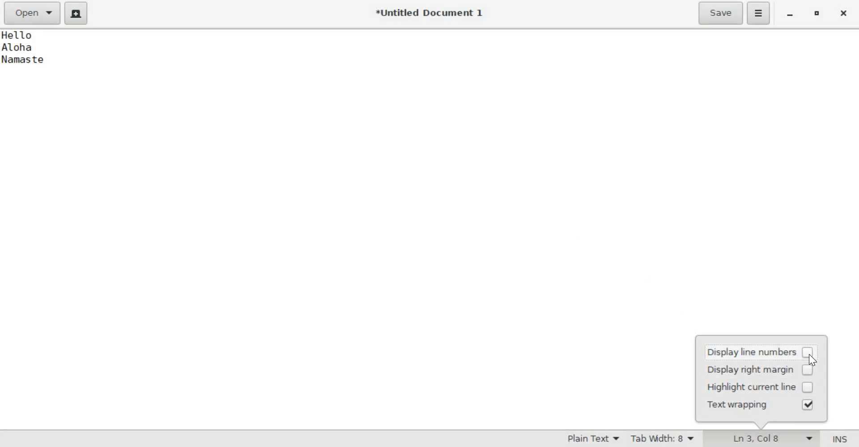 The width and height of the screenshot is (859, 447). What do you see at coordinates (772, 439) in the screenshot?
I see `Line and Column Indicator` at bounding box center [772, 439].